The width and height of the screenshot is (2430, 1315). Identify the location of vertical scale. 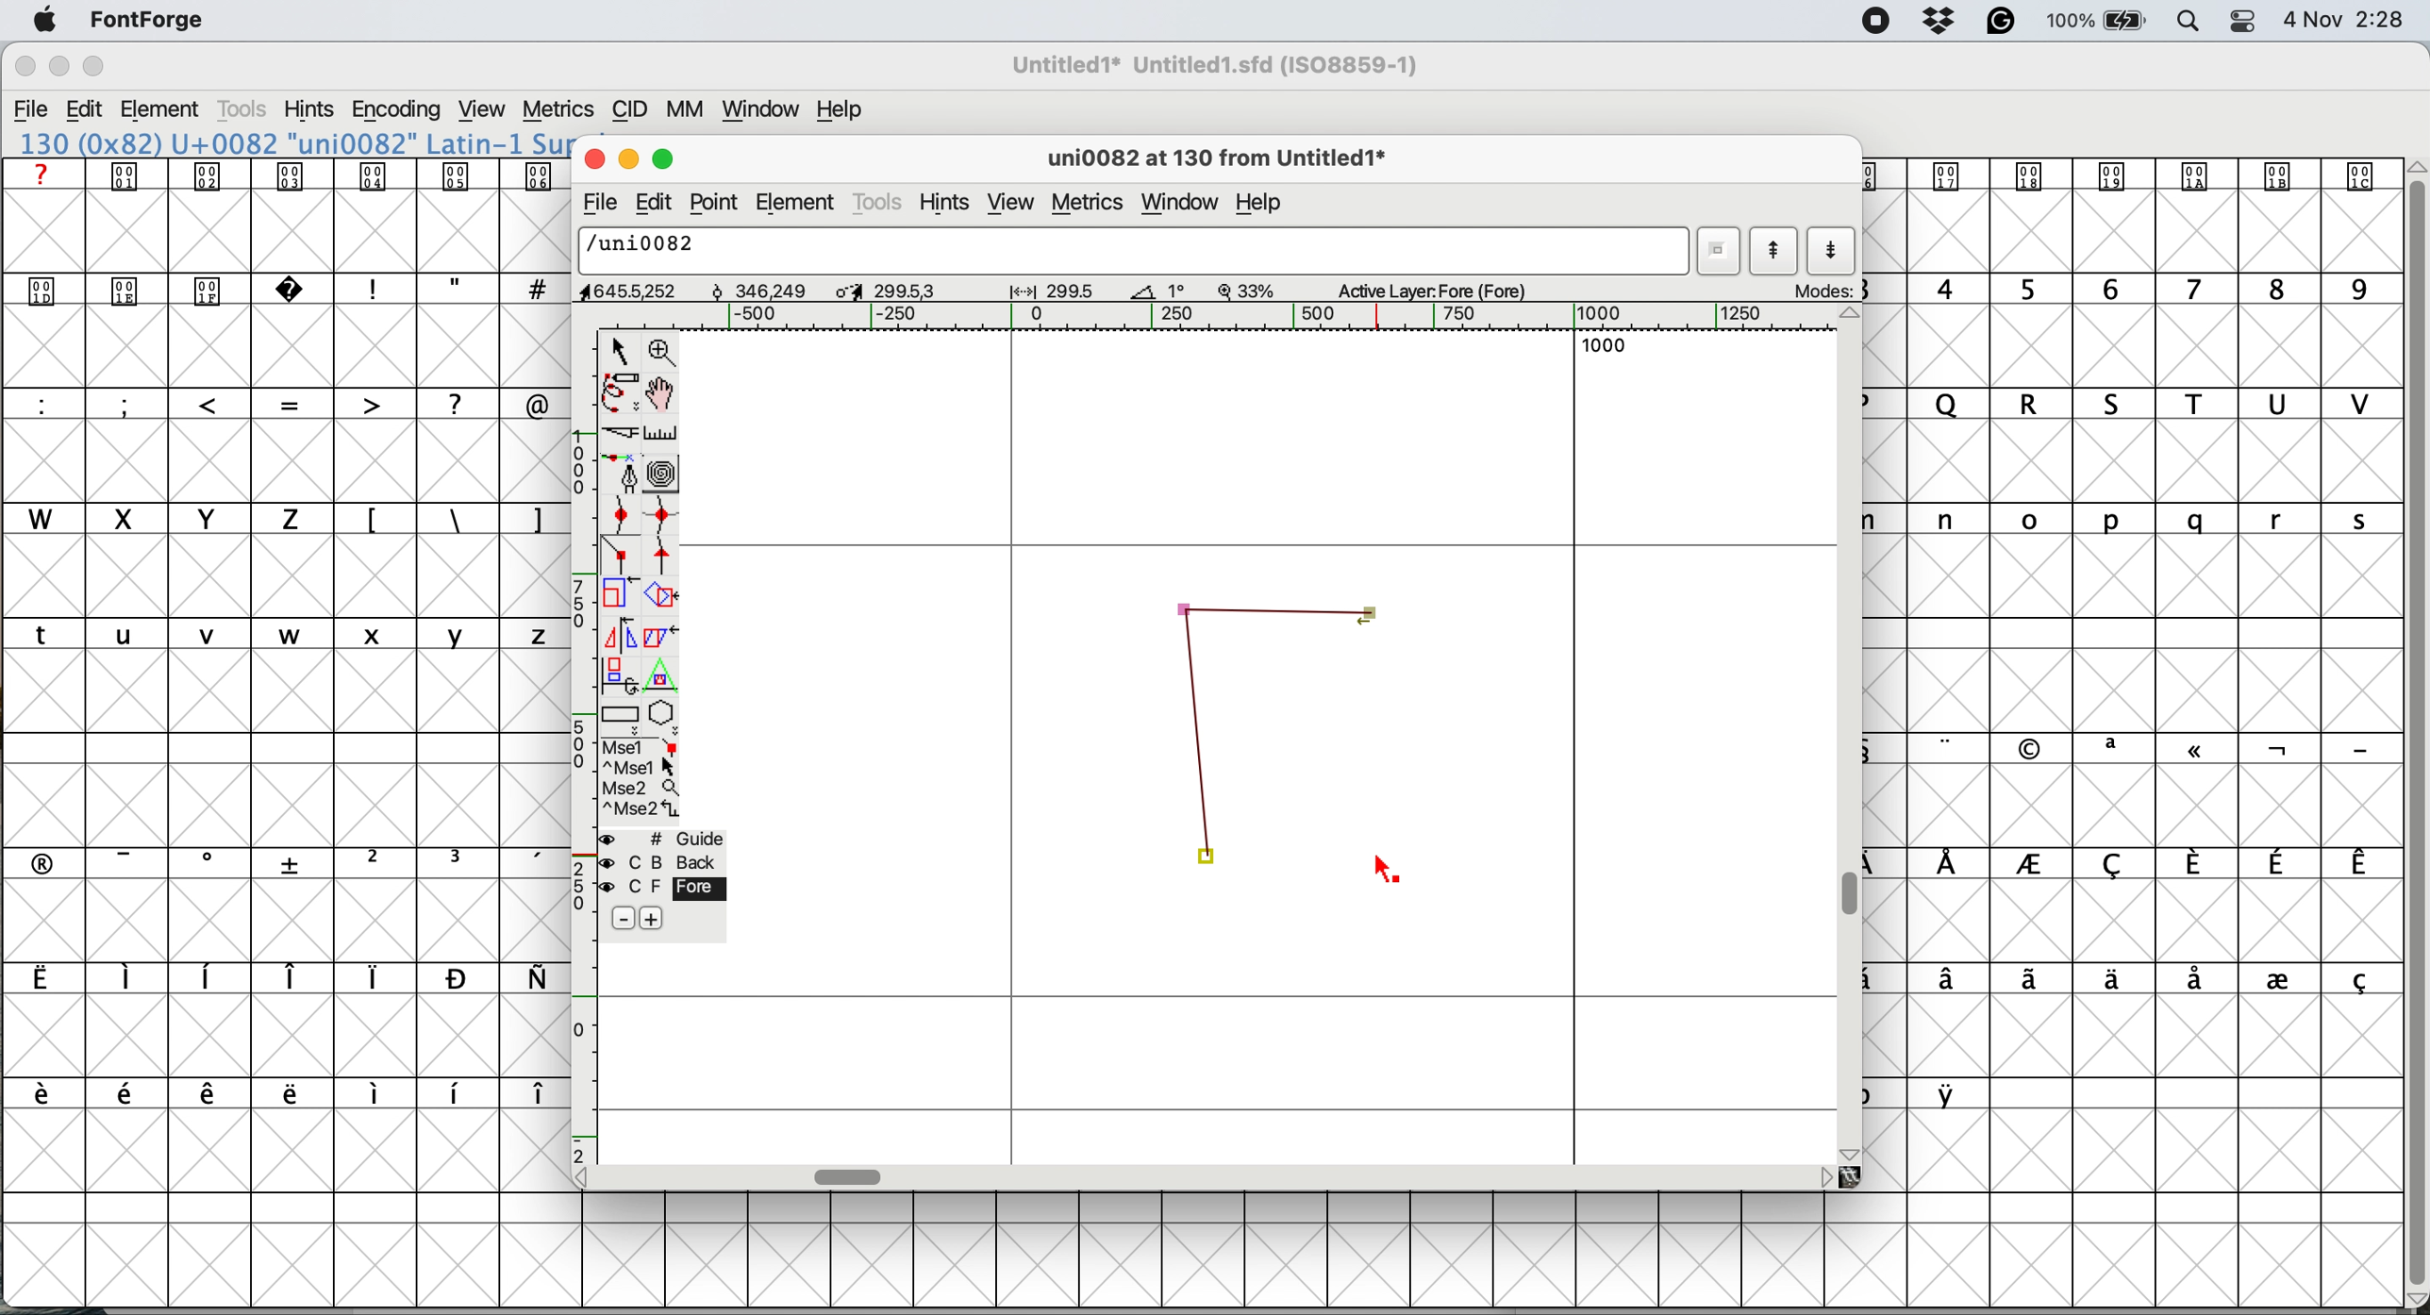
(586, 745).